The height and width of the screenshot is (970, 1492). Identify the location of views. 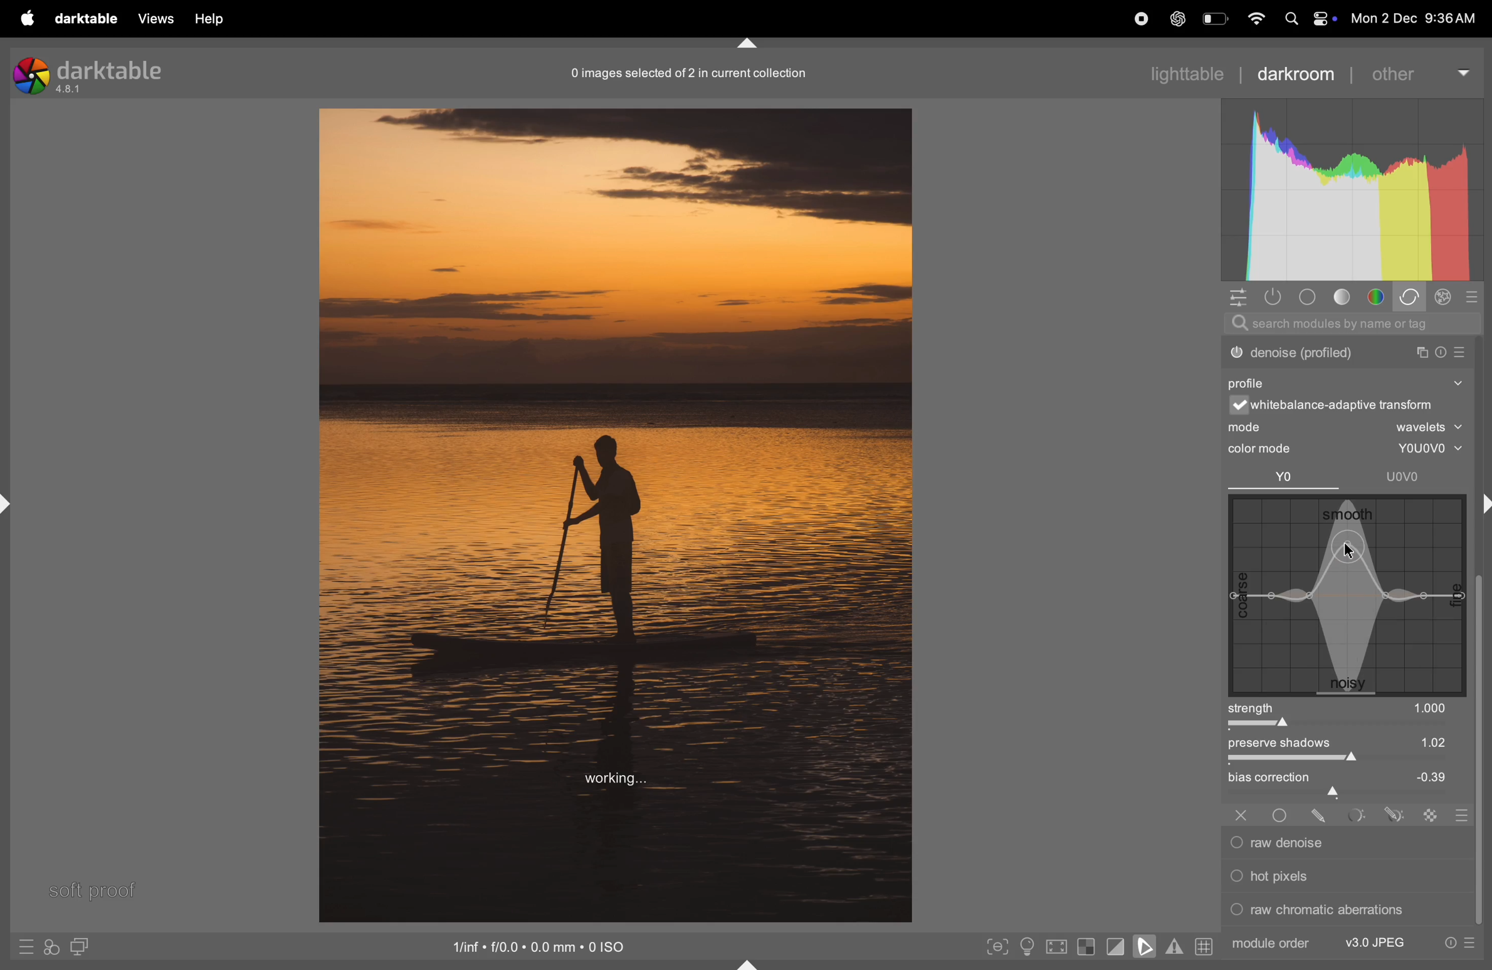
(154, 18).